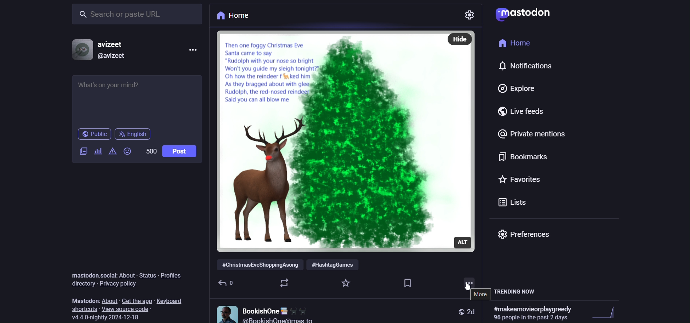 The width and height of the screenshot is (690, 323). I want to click on favorites, so click(522, 178).